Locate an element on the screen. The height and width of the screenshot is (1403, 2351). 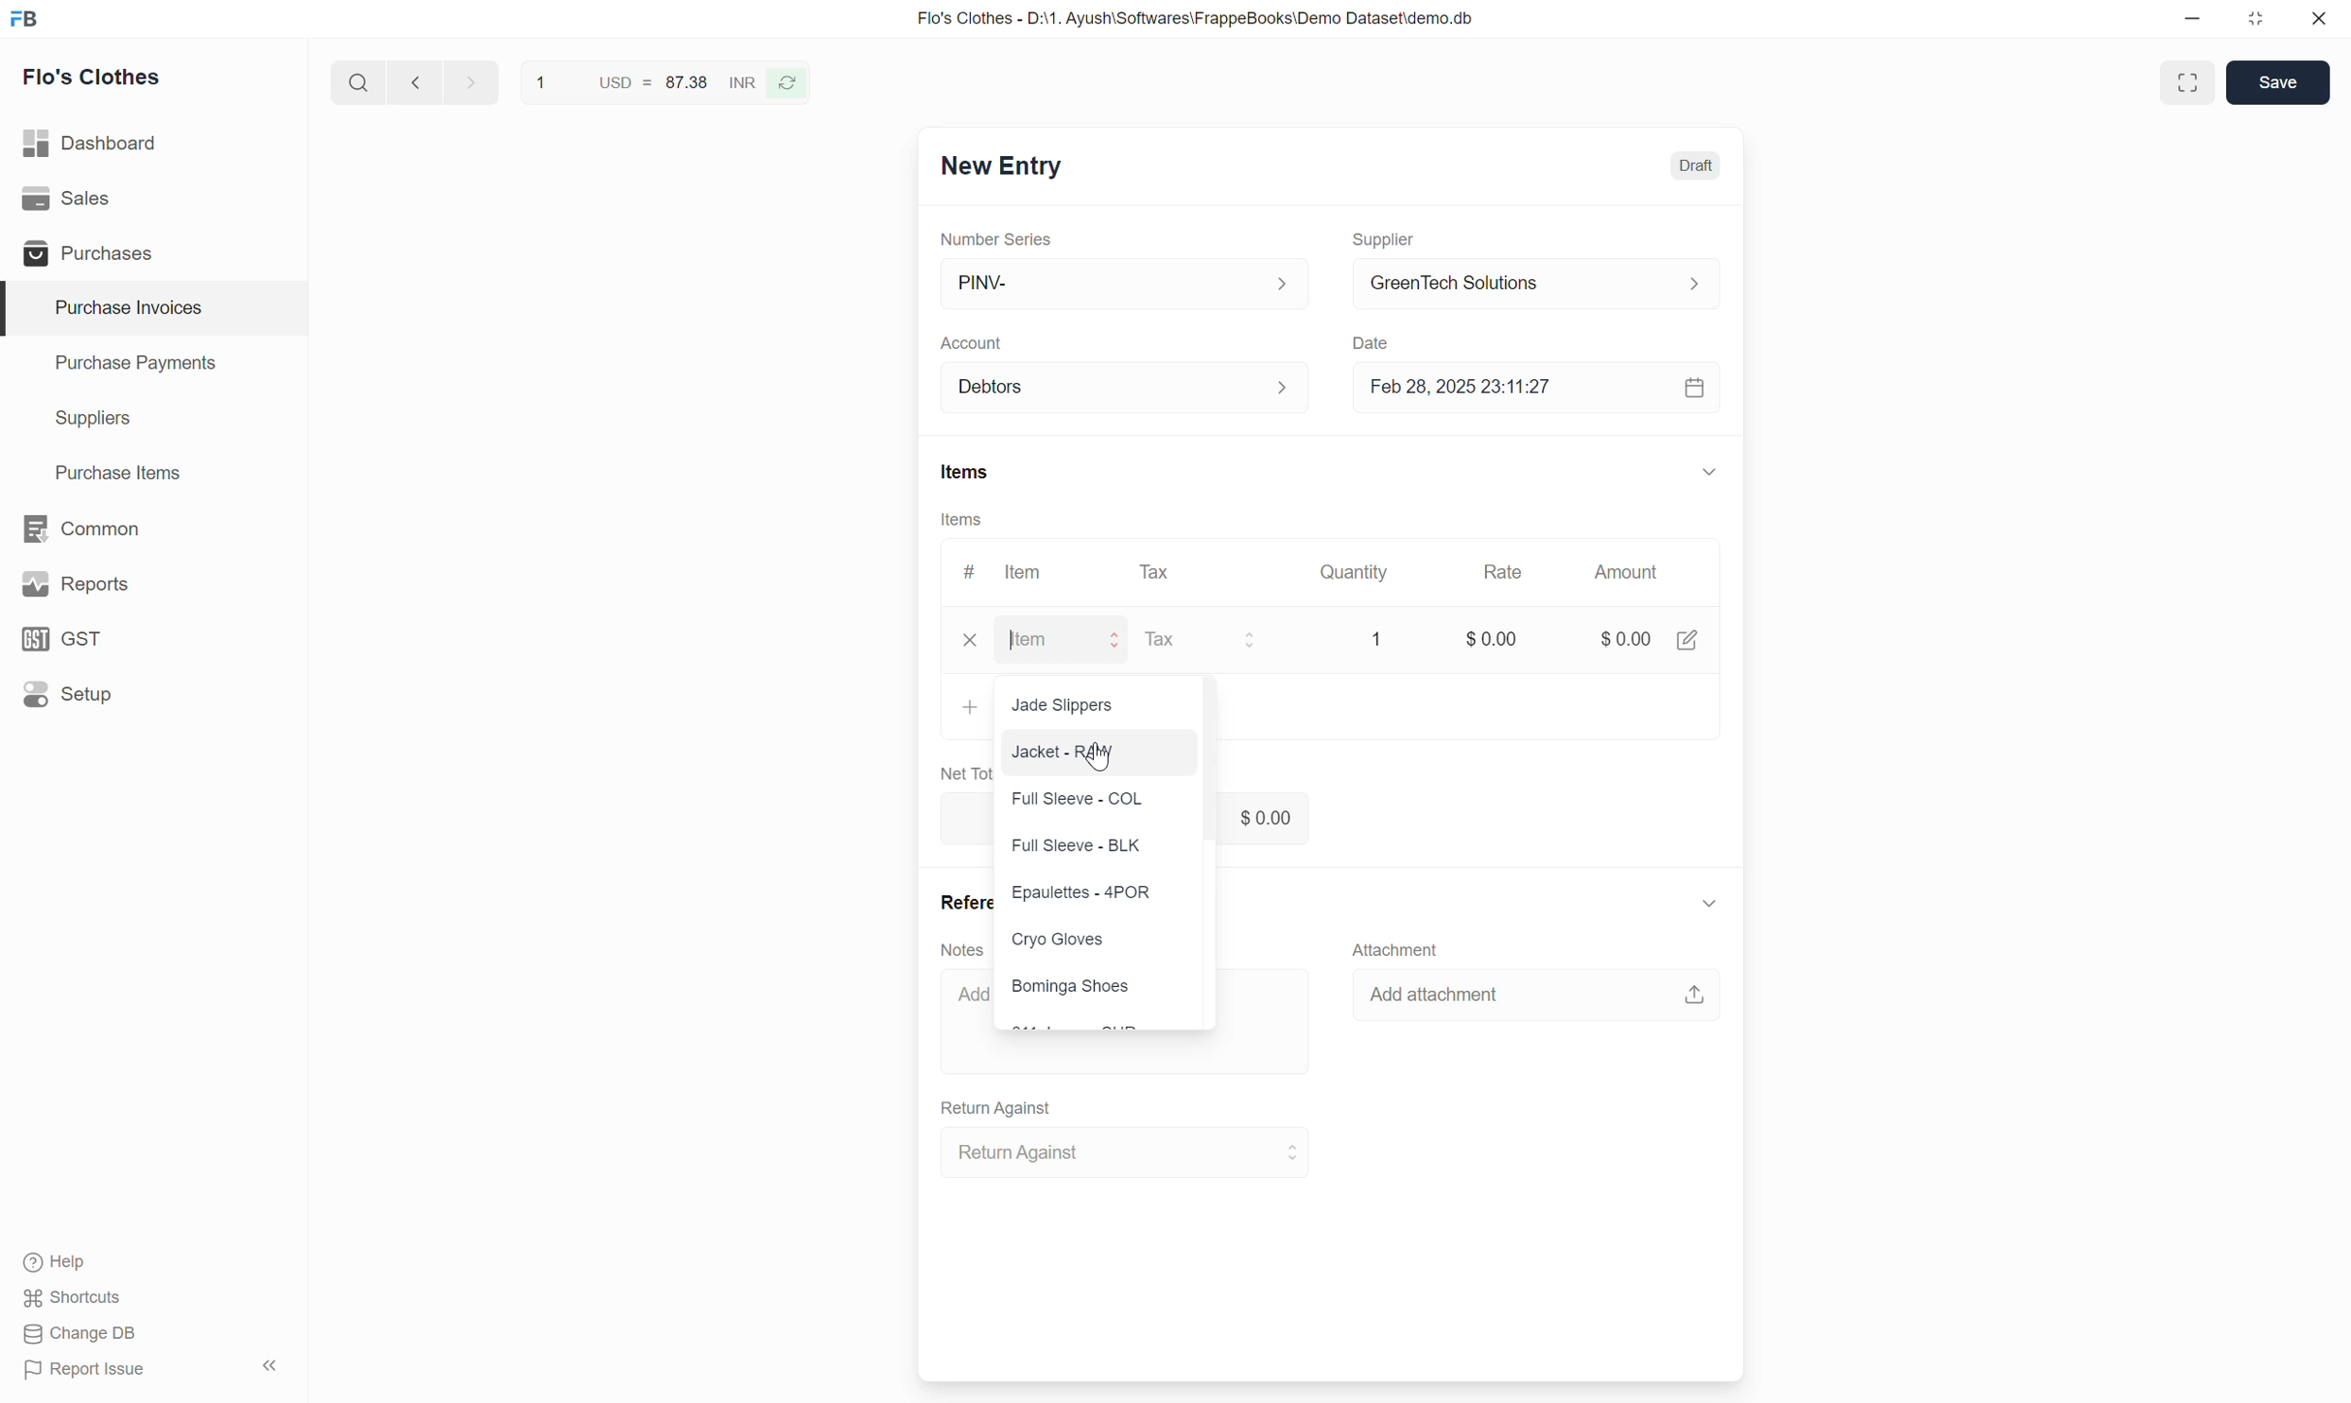
Minimize is located at coordinates (2192, 19).